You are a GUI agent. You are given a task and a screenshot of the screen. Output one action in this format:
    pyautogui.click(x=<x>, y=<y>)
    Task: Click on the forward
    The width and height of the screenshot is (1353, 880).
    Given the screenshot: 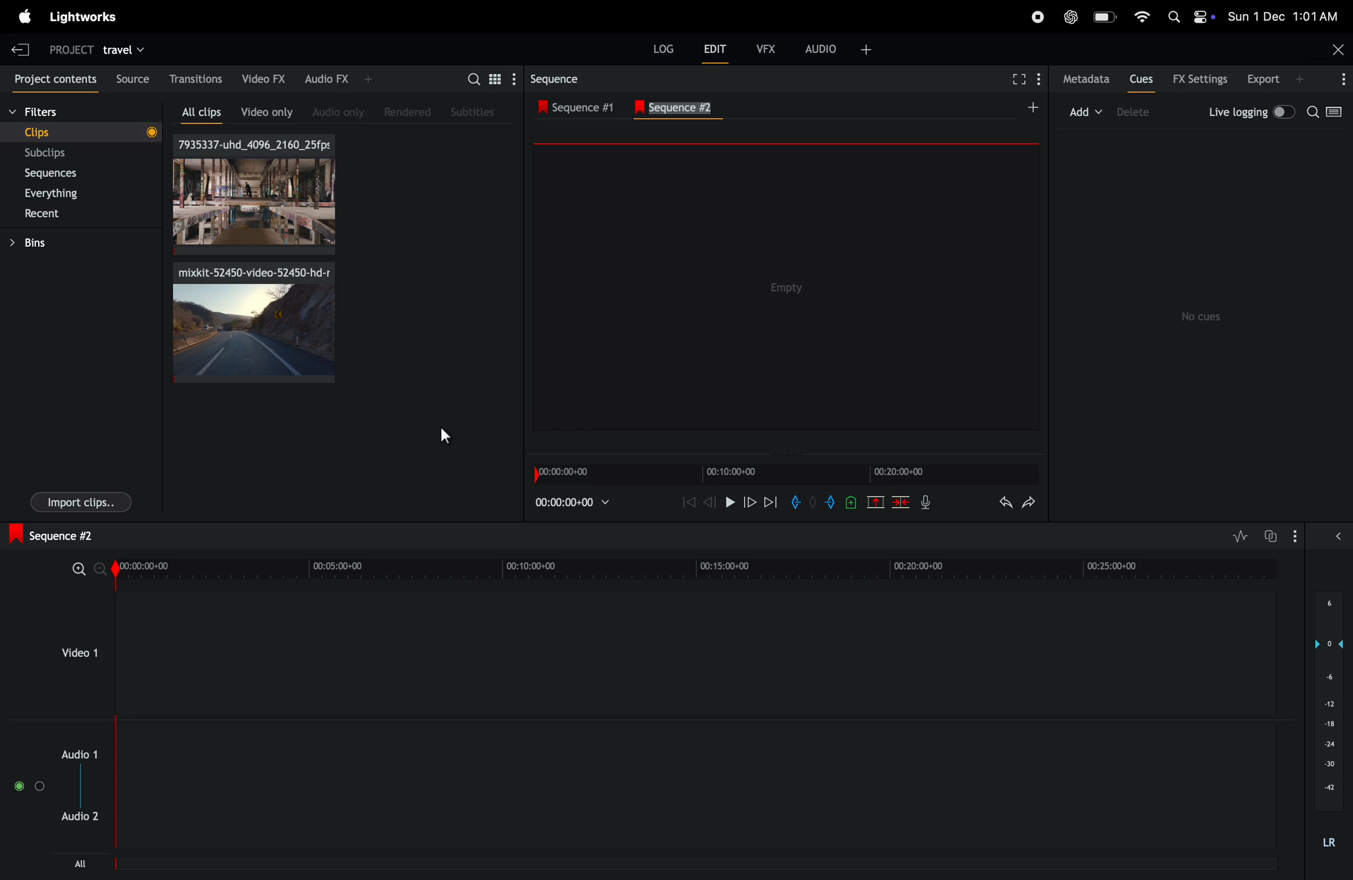 What is the action you would take?
    pyautogui.click(x=749, y=501)
    